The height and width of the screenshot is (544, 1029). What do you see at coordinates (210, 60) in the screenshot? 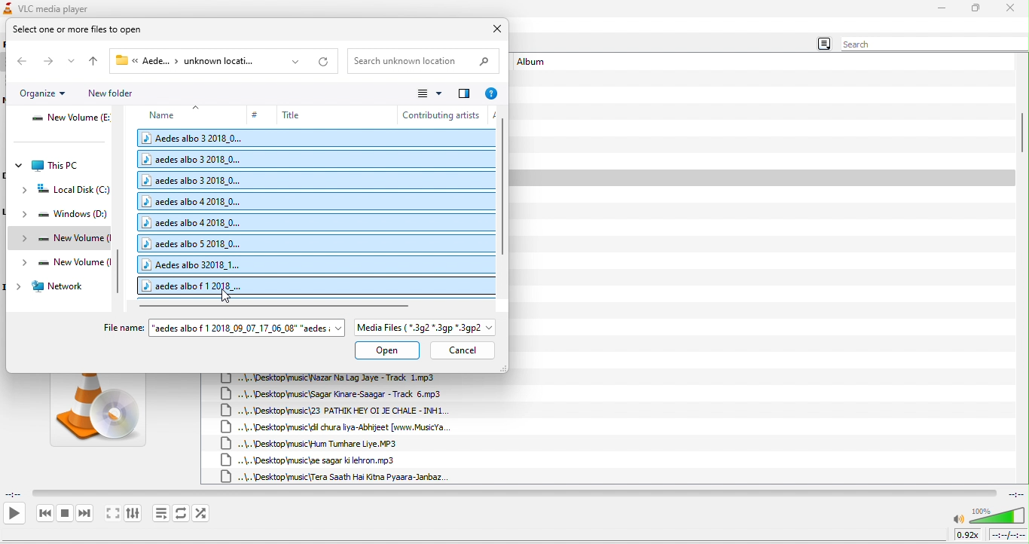
I see `« Aede... > unknown locati...` at bounding box center [210, 60].